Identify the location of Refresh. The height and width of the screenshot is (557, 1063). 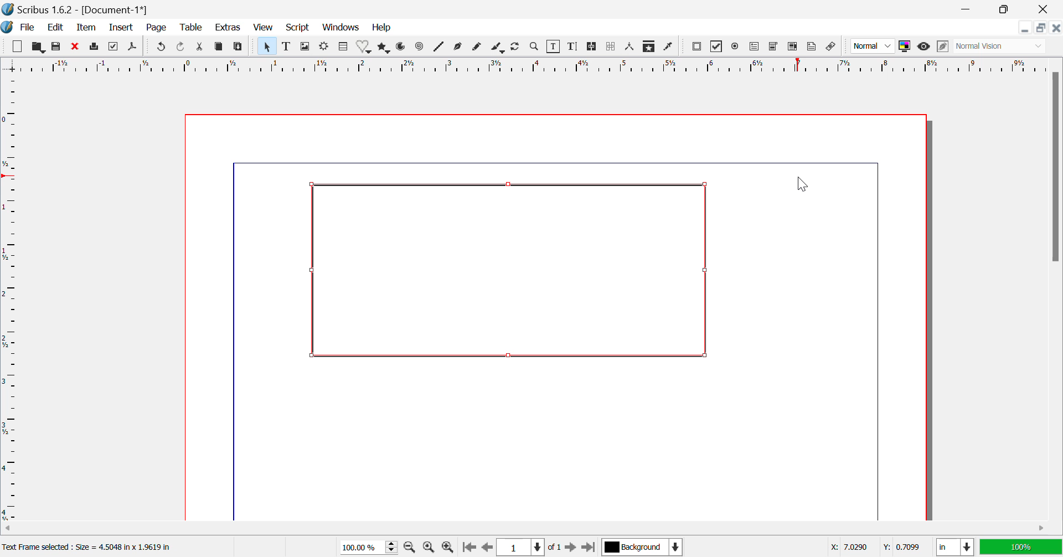
(517, 48).